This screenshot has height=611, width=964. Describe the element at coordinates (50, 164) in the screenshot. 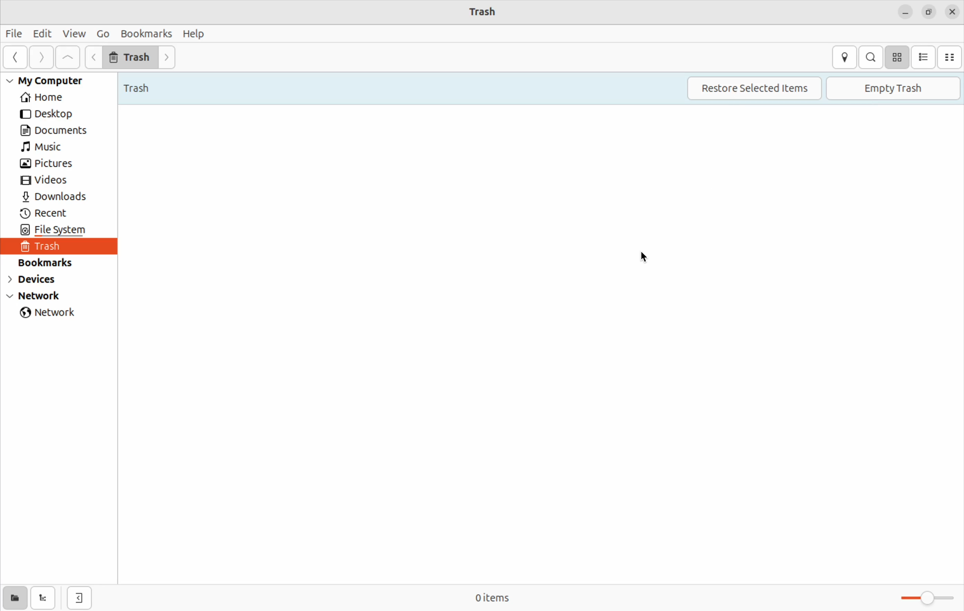

I see `pictures` at that location.